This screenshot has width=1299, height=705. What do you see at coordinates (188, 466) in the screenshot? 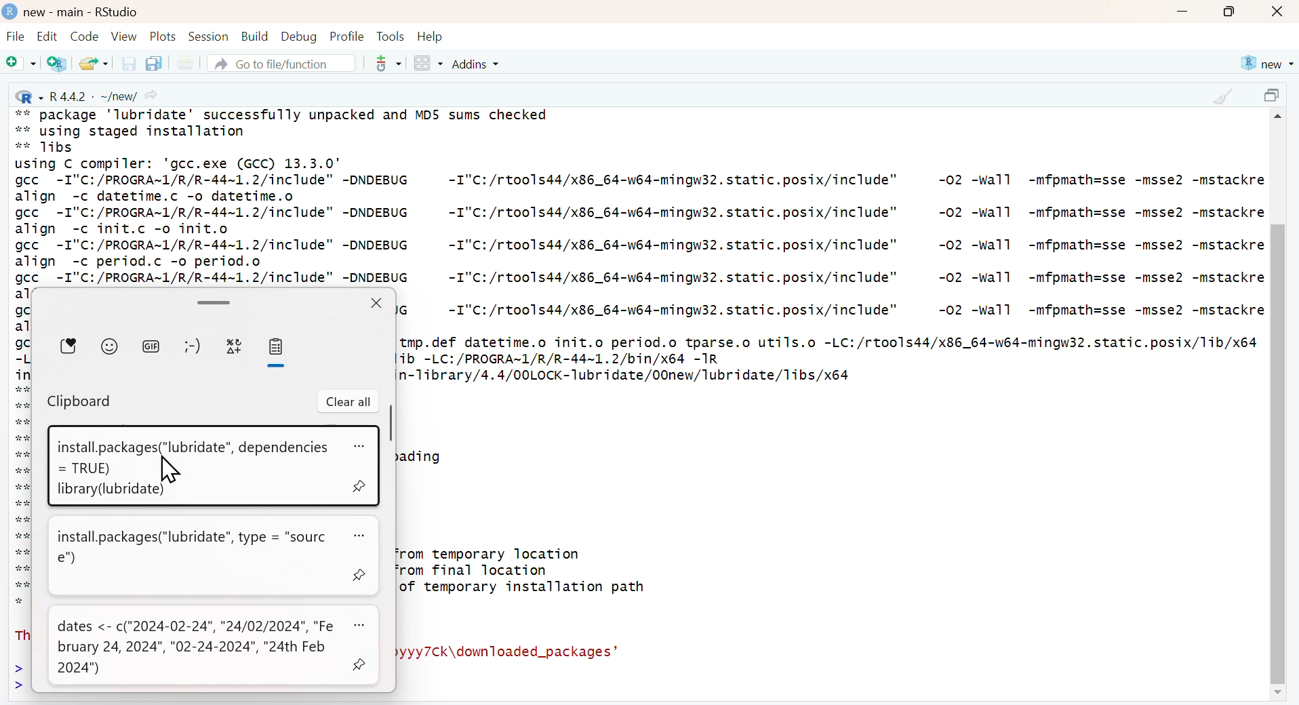
I see `install.packages("lubridate”, dependencies
= TRUE)
library(lubridate)` at bounding box center [188, 466].